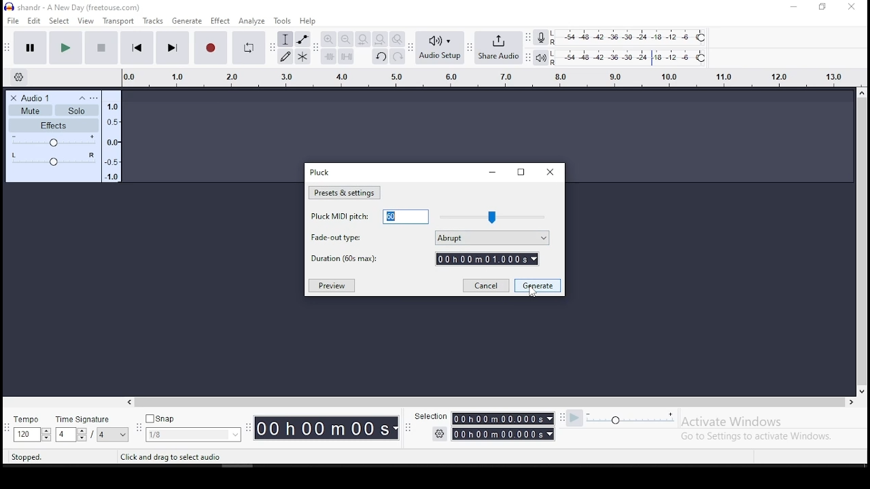 The height and width of the screenshot is (489, 870). What do you see at coordinates (644, 418) in the screenshot?
I see `playback speed` at bounding box center [644, 418].